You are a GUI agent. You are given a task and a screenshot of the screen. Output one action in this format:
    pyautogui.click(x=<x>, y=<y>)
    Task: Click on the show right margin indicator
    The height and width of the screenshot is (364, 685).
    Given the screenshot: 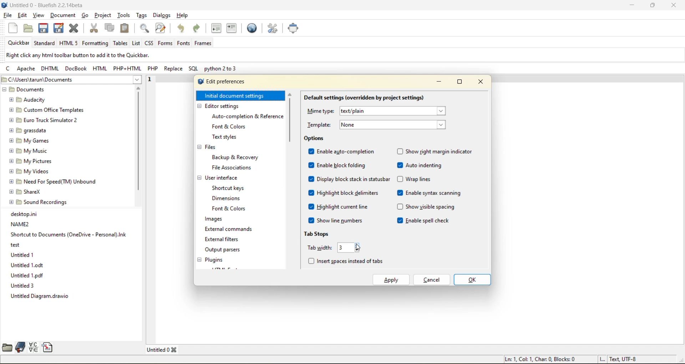 What is the action you would take?
    pyautogui.click(x=437, y=151)
    